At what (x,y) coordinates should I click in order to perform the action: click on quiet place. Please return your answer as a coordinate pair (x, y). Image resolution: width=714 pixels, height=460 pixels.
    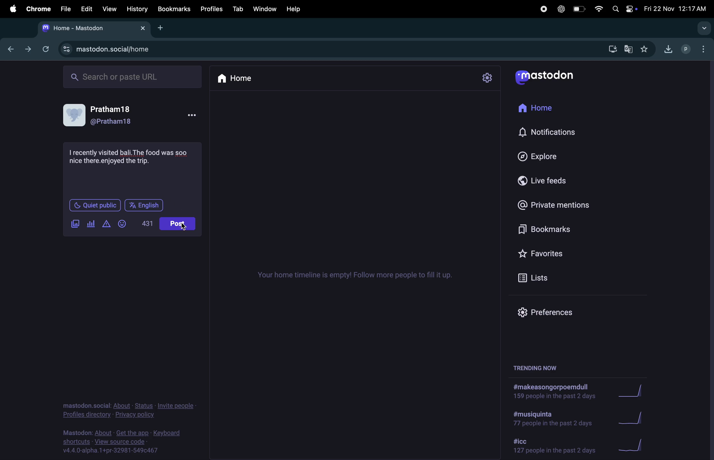
    Looking at the image, I should click on (95, 205).